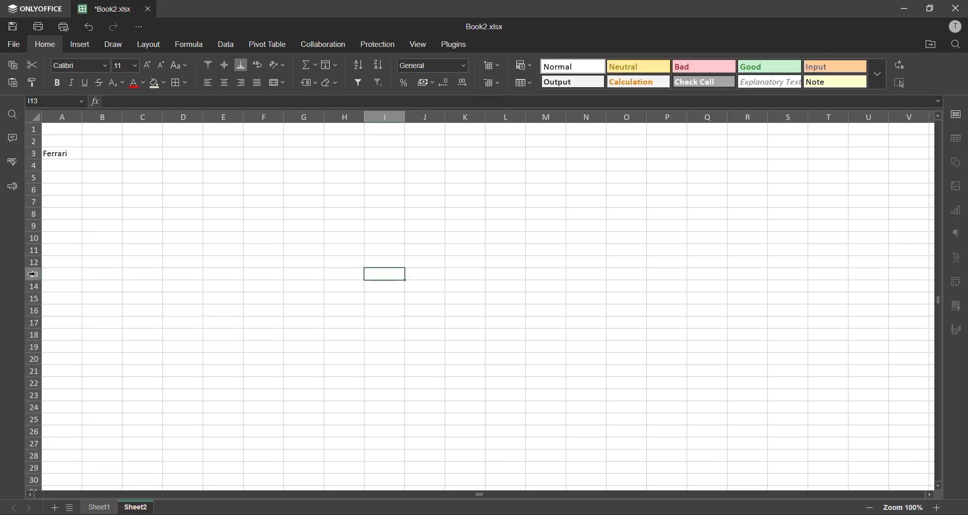 The height and width of the screenshot is (515, 968). What do you see at coordinates (180, 66) in the screenshot?
I see `change case` at bounding box center [180, 66].